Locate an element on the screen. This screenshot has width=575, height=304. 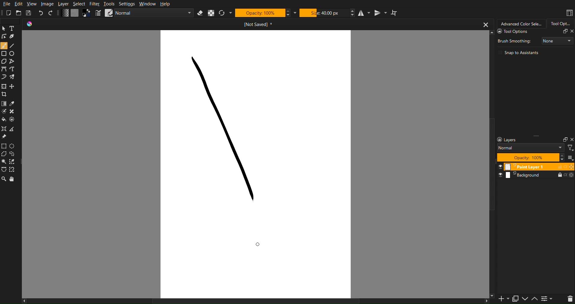
Opacity is located at coordinates (259, 13).